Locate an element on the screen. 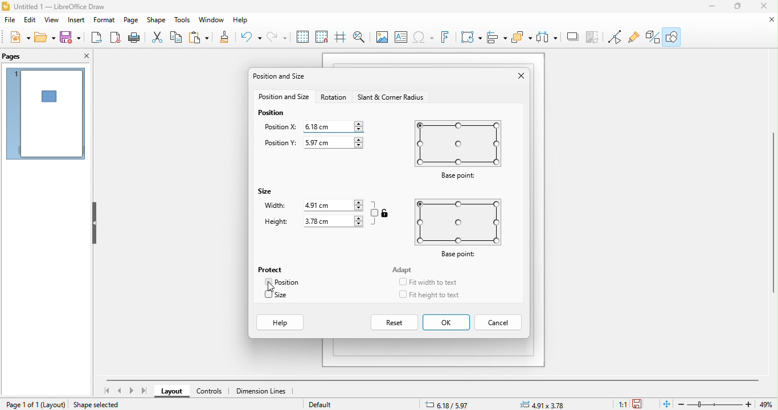  5.97 cm is located at coordinates (333, 142).